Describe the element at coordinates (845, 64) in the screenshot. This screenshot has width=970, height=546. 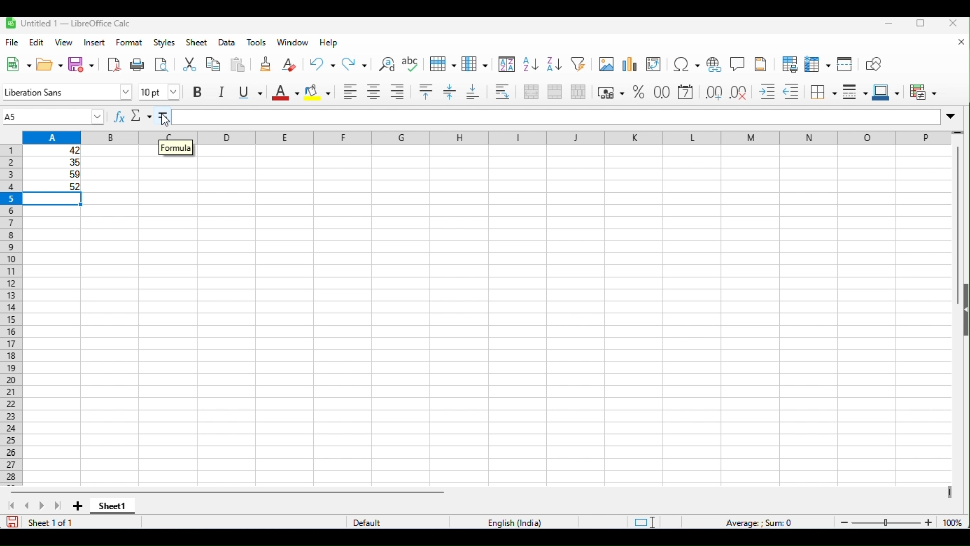
I see `split window` at that location.